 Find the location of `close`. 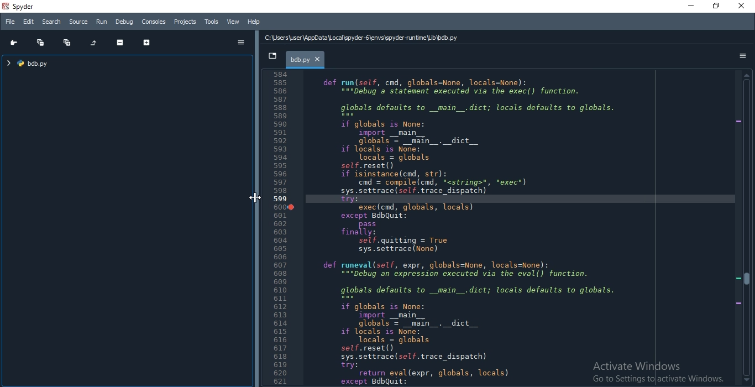

close is located at coordinates (742, 7).